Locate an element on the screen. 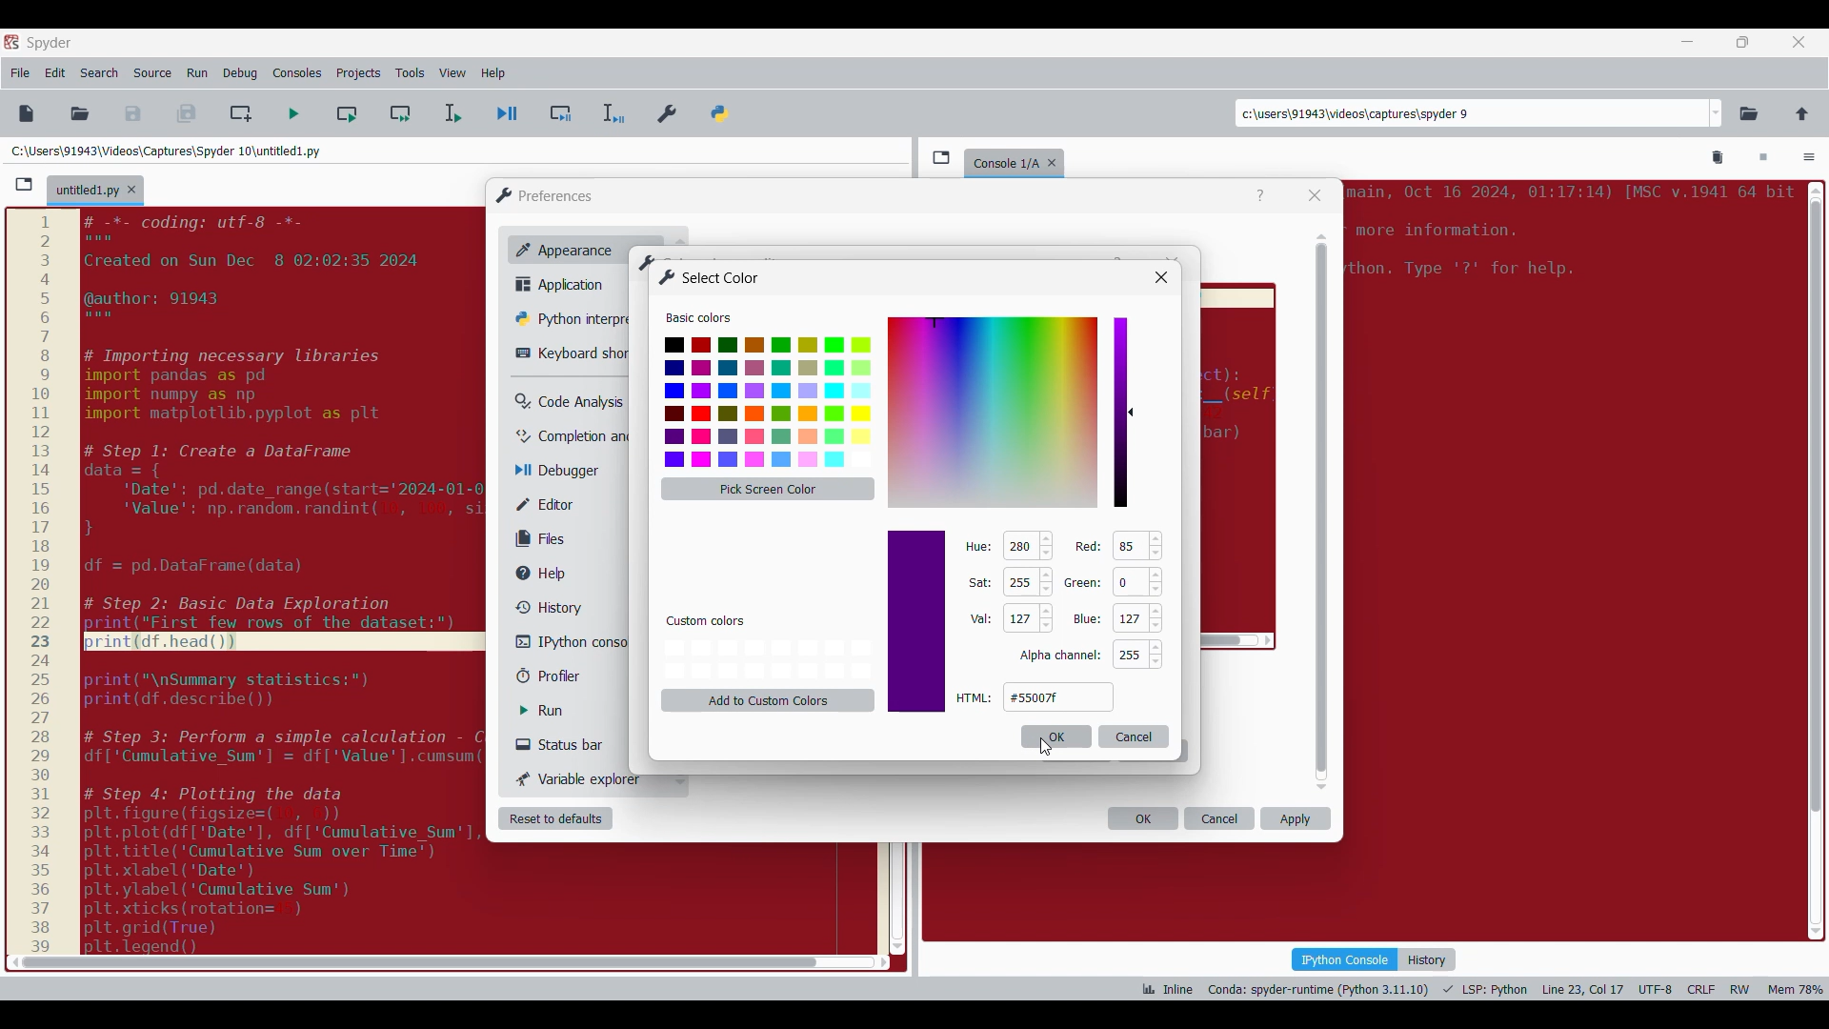  Completion and linting is located at coordinates (573, 436).